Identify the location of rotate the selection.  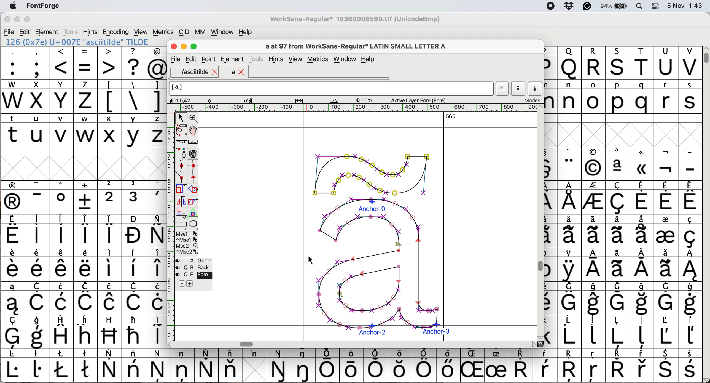
(196, 190).